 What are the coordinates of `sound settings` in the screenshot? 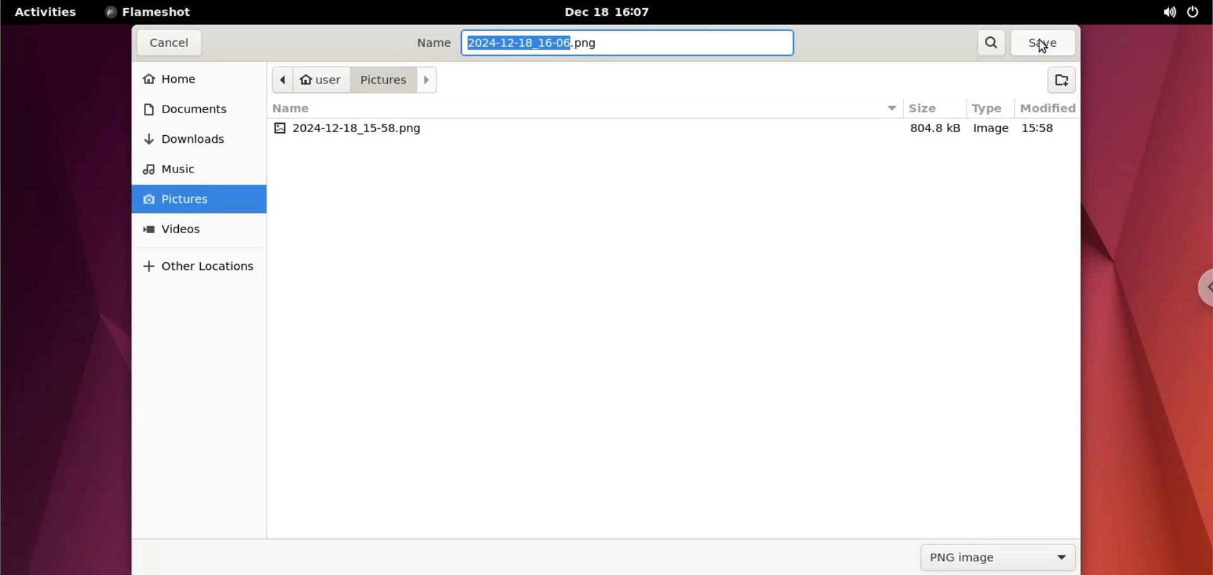 It's located at (1164, 13).